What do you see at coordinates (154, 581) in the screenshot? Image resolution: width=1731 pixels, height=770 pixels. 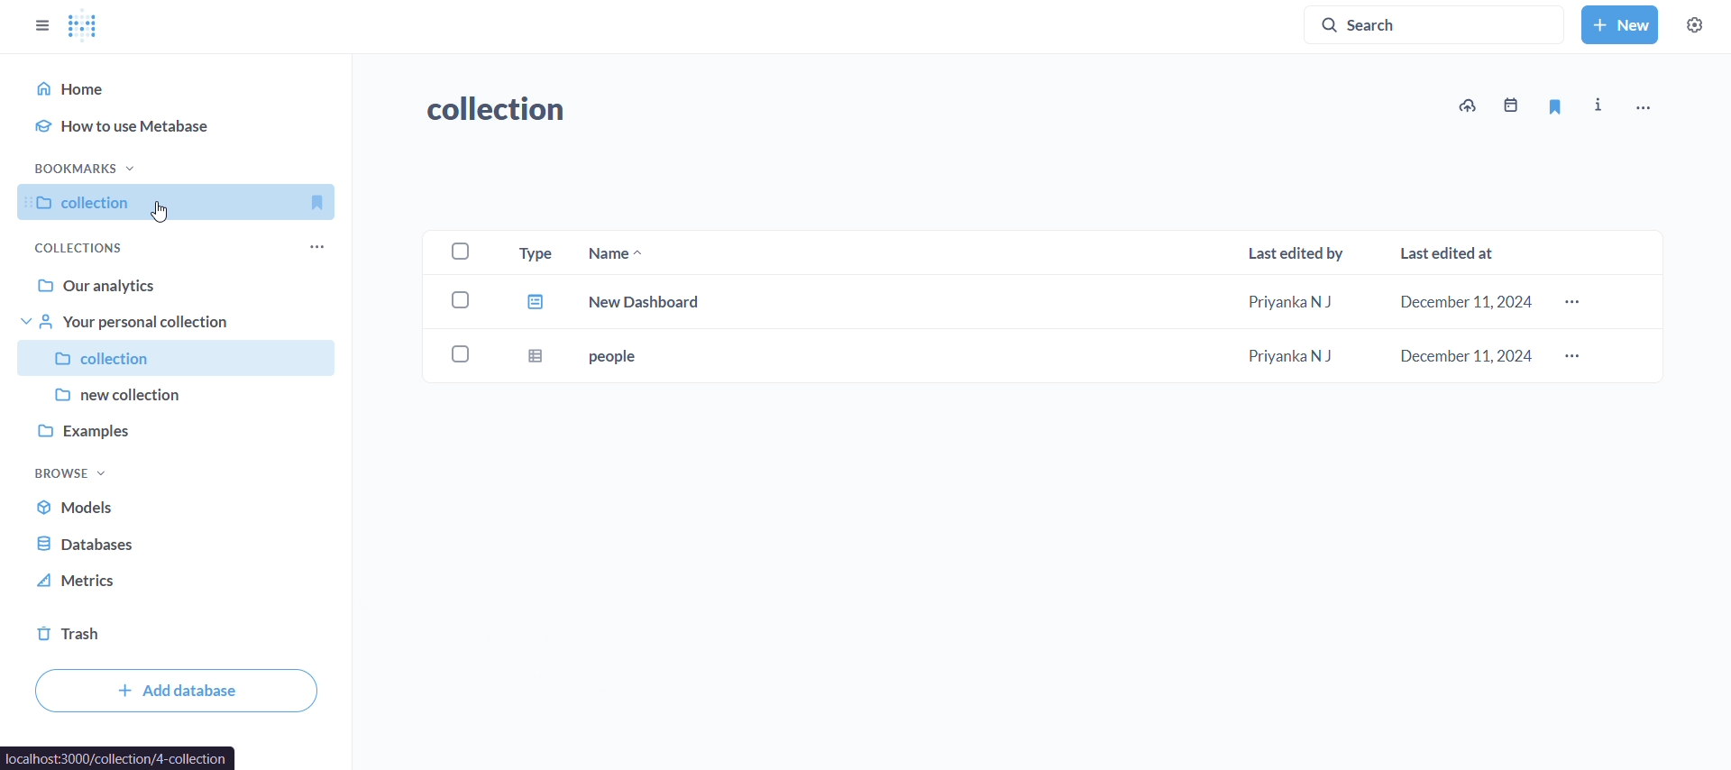 I see `metrics` at bounding box center [154, 581].